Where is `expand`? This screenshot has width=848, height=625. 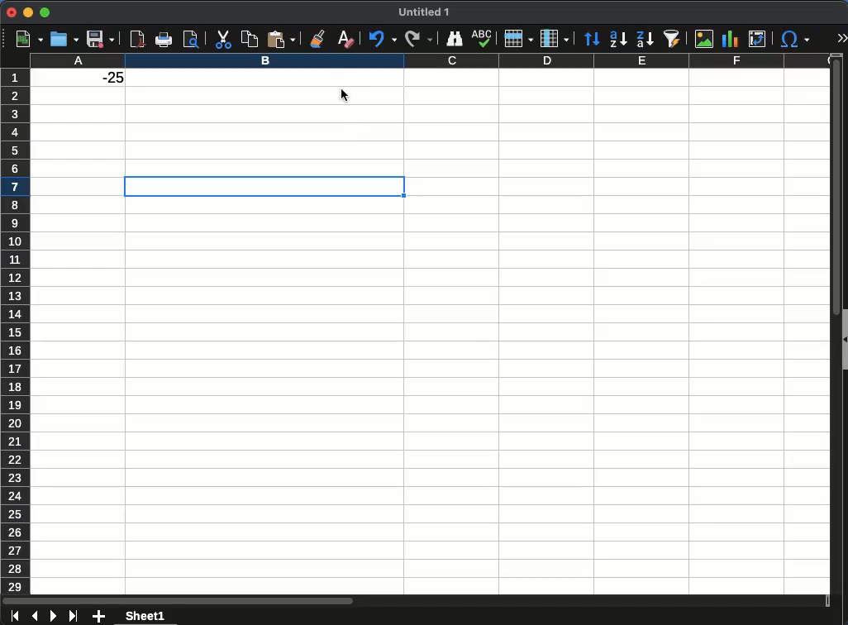
expand is located at coordinates (841, 37).